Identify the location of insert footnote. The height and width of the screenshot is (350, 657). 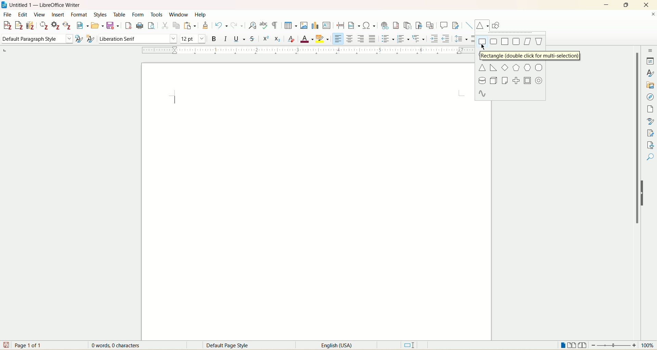
(397, 26).